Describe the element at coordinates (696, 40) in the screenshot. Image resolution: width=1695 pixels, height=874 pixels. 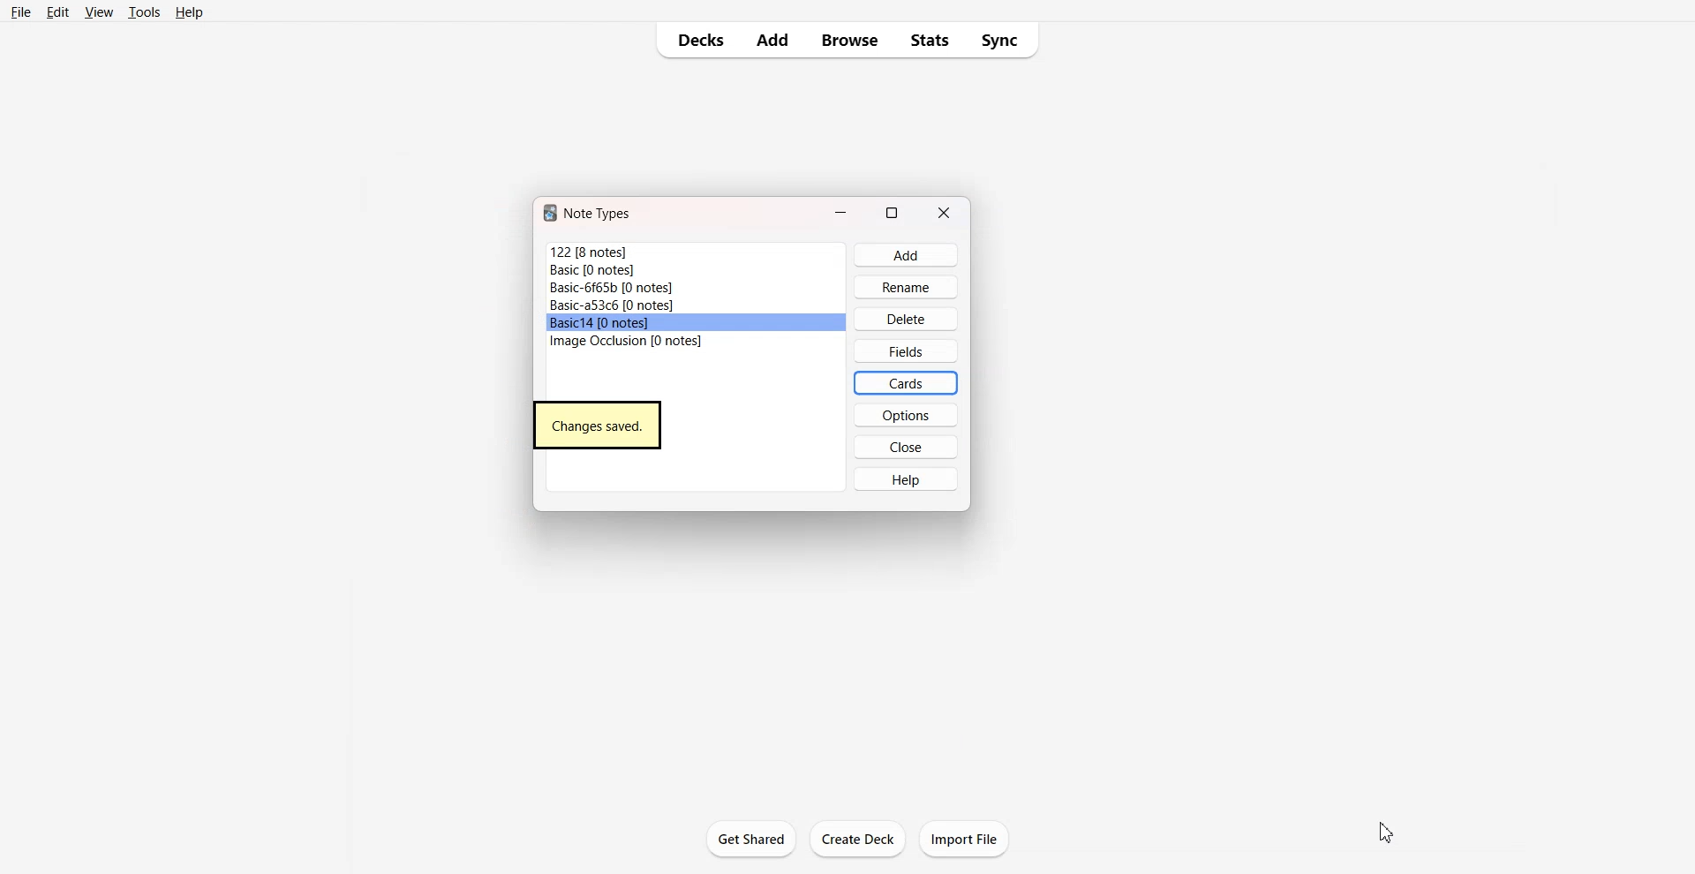
I see `Decks` at that location.